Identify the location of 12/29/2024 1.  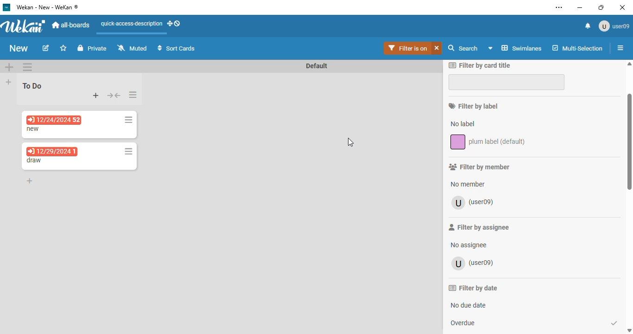
(51, 150).